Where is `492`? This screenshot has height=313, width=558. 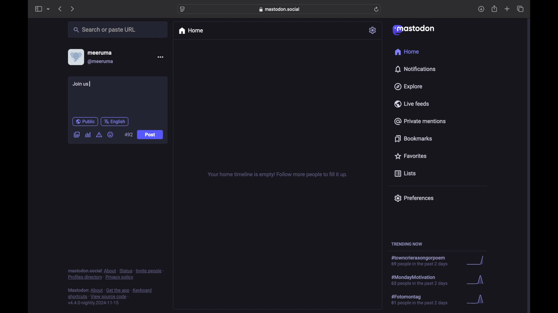 492 is located at coordinates (128, 135).